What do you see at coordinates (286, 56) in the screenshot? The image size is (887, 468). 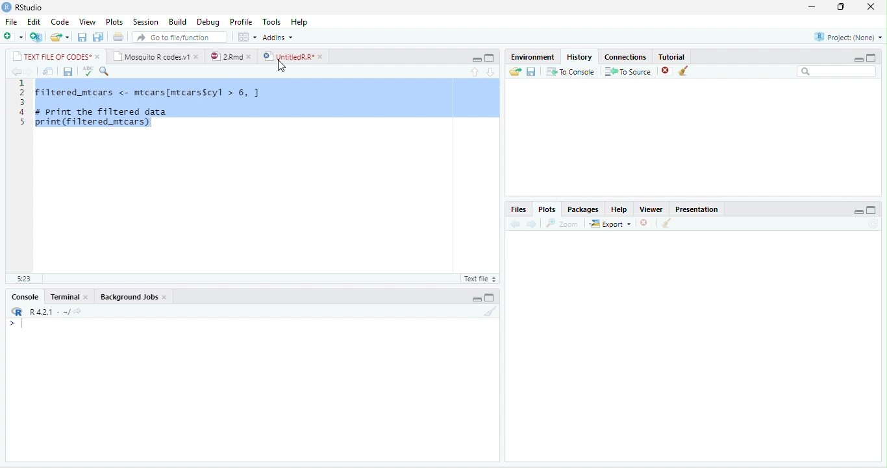 I see `UntitledR.R` at bounding box center [286, 56].